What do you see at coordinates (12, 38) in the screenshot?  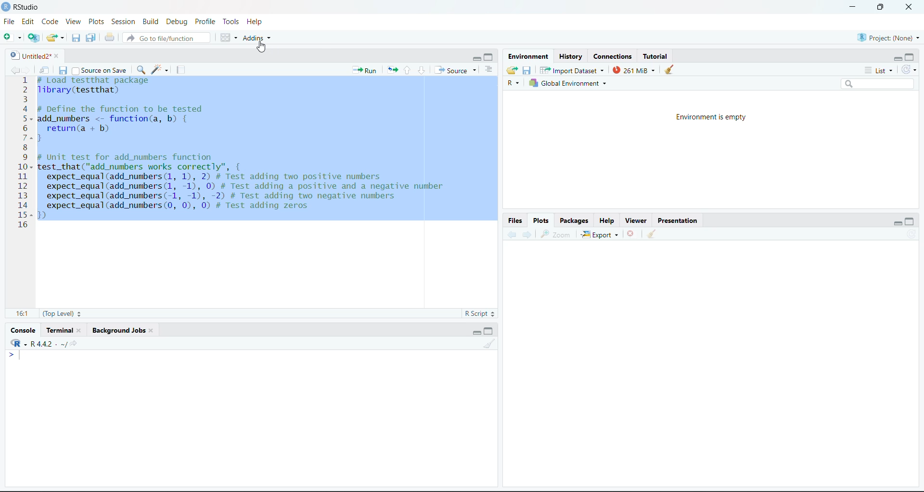 I see `New file` at bounding box center [12, 38].